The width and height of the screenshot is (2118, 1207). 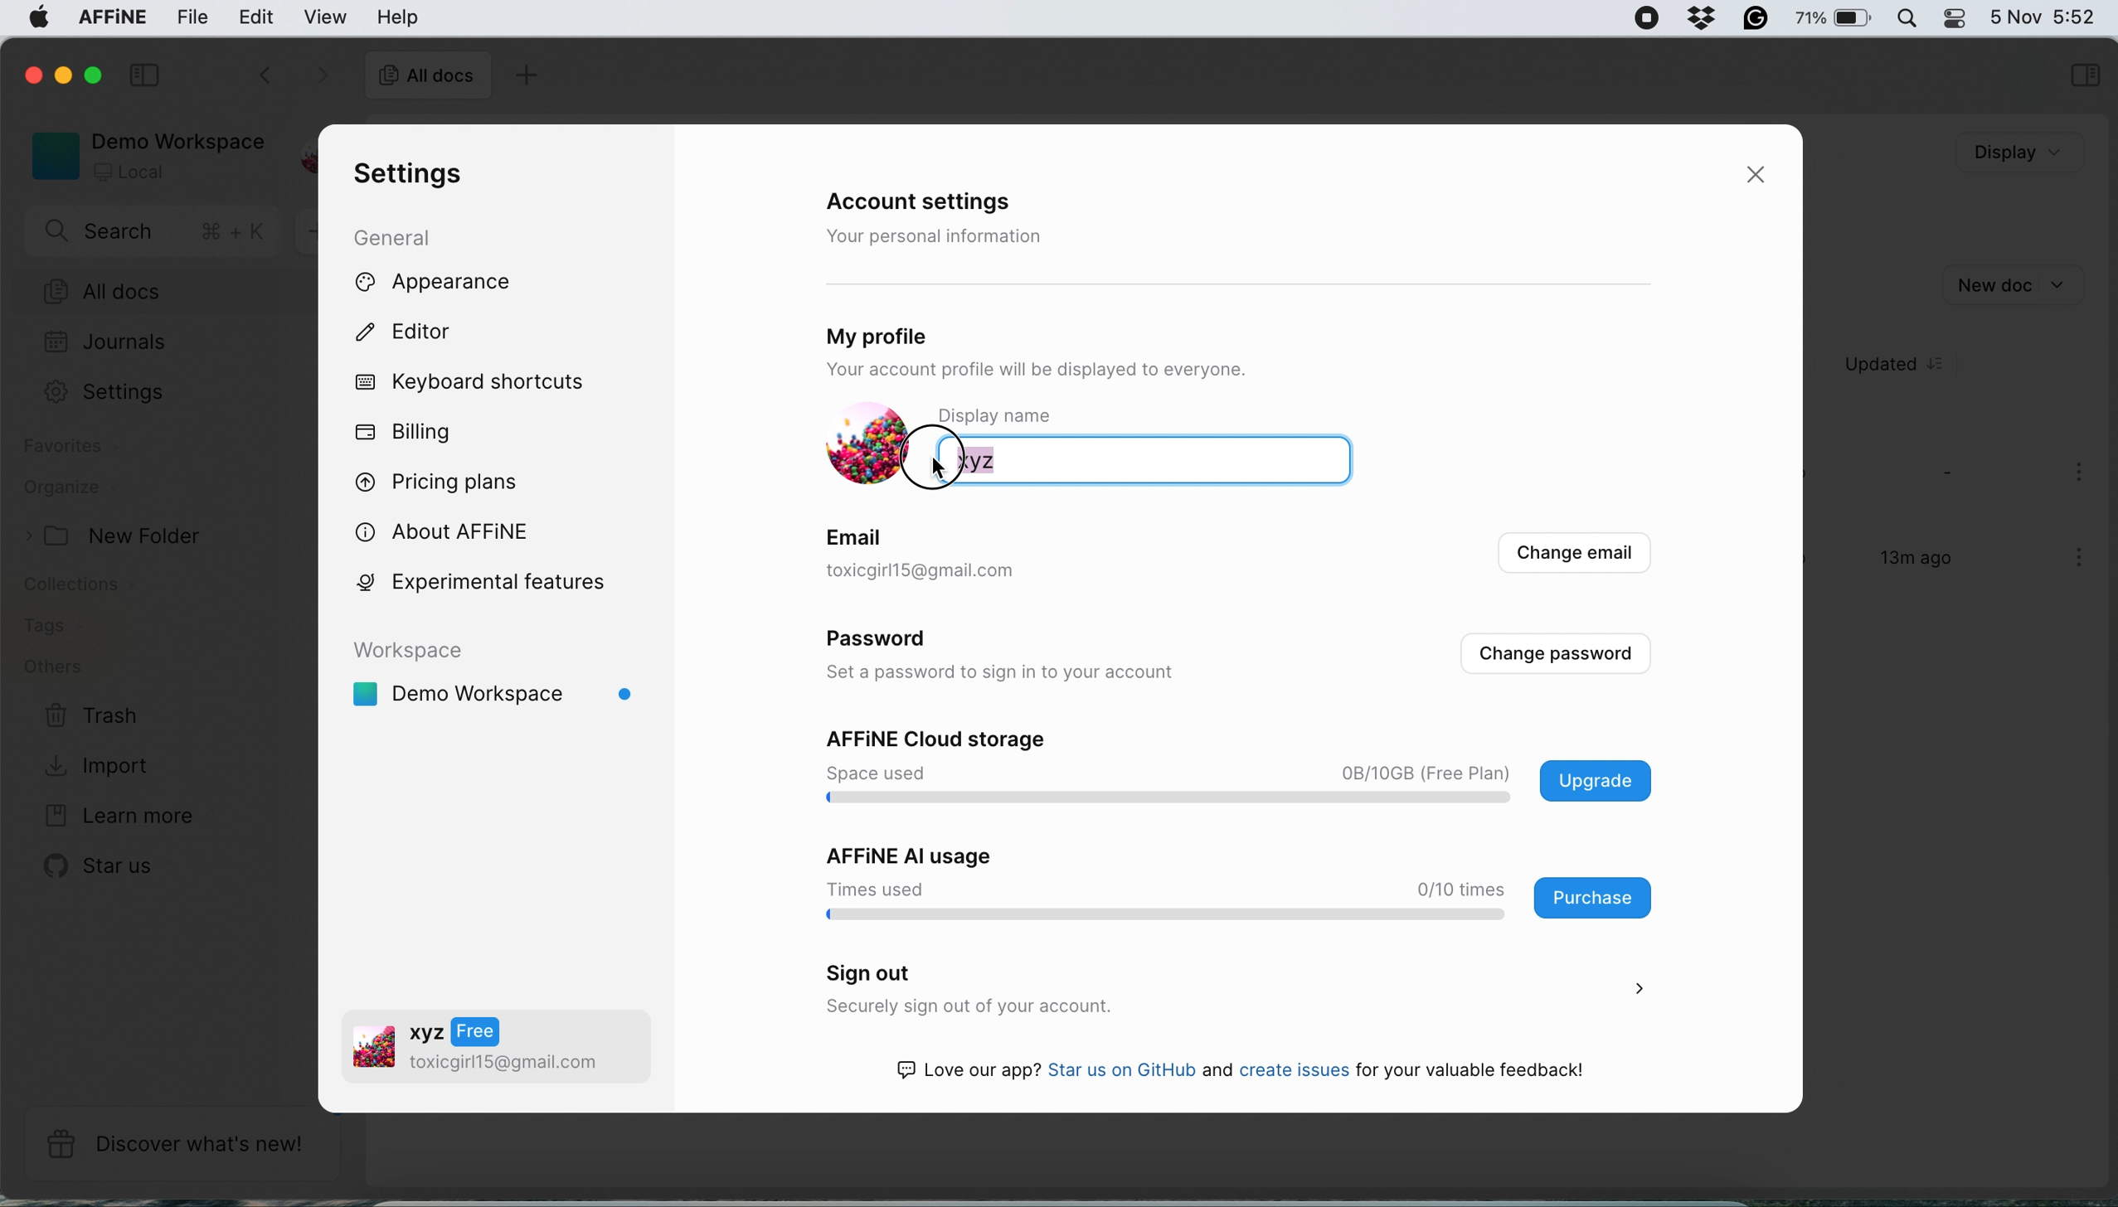 I want to click on import, so click(x=101, y=763).